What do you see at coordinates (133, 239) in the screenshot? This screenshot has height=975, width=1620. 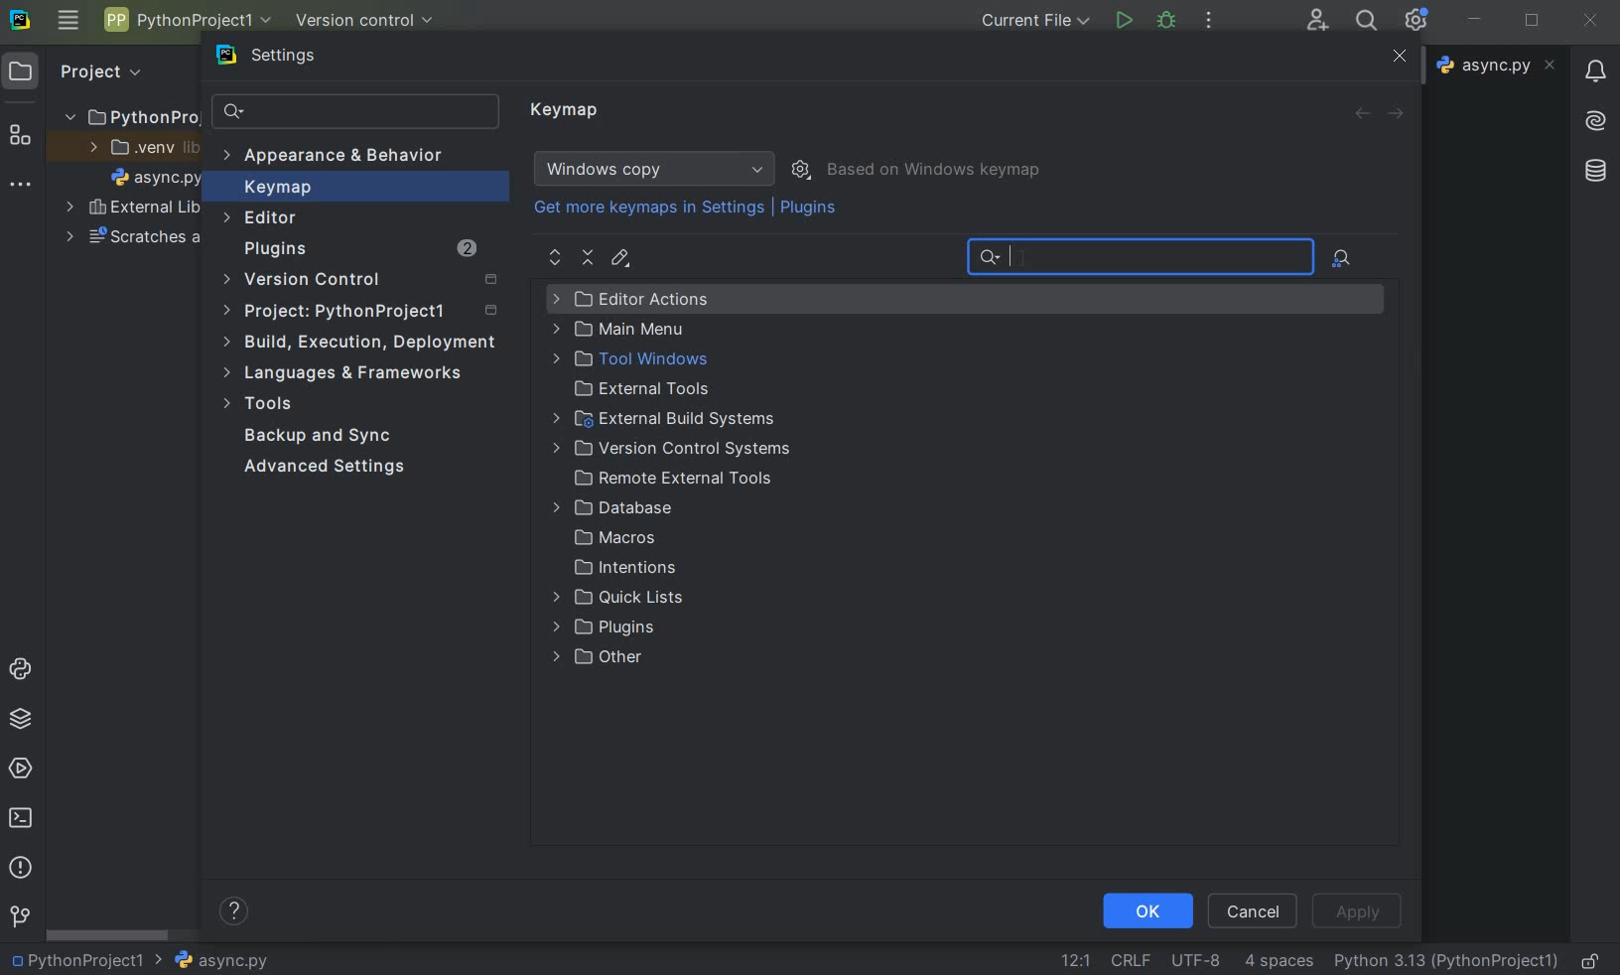 I see `scratches and consoles` at bounding box center [133, 239].